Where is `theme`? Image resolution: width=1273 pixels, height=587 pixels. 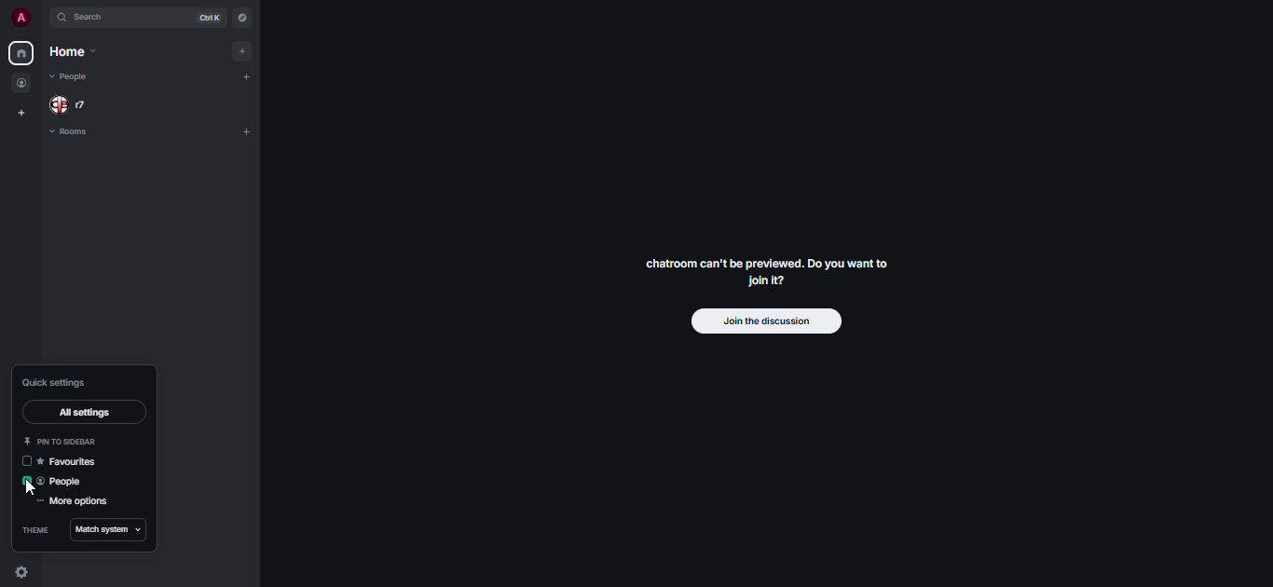
theme is located at coordinates (34, 530).